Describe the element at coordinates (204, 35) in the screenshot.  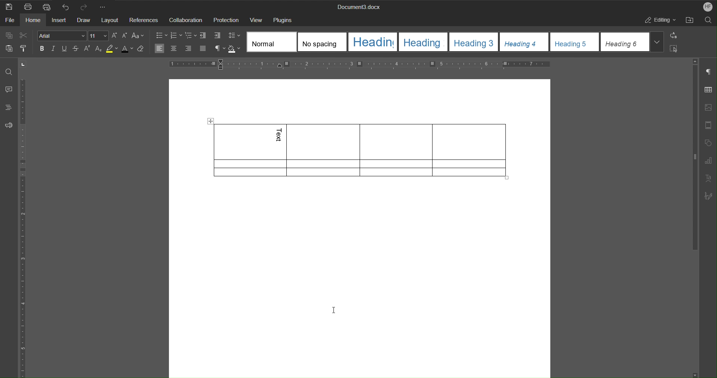
I see `Decrease Indent` at that location.